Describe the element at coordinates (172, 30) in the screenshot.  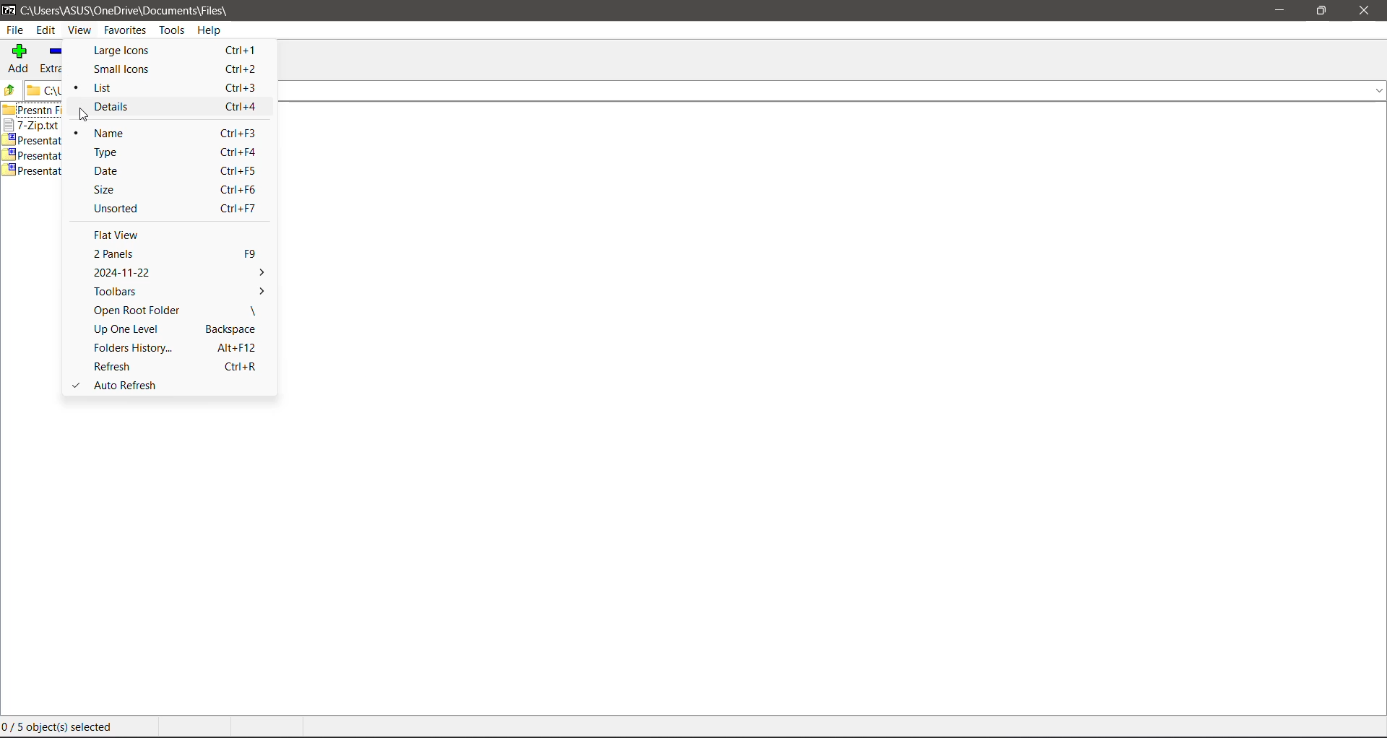
I see `Tools` at that location.